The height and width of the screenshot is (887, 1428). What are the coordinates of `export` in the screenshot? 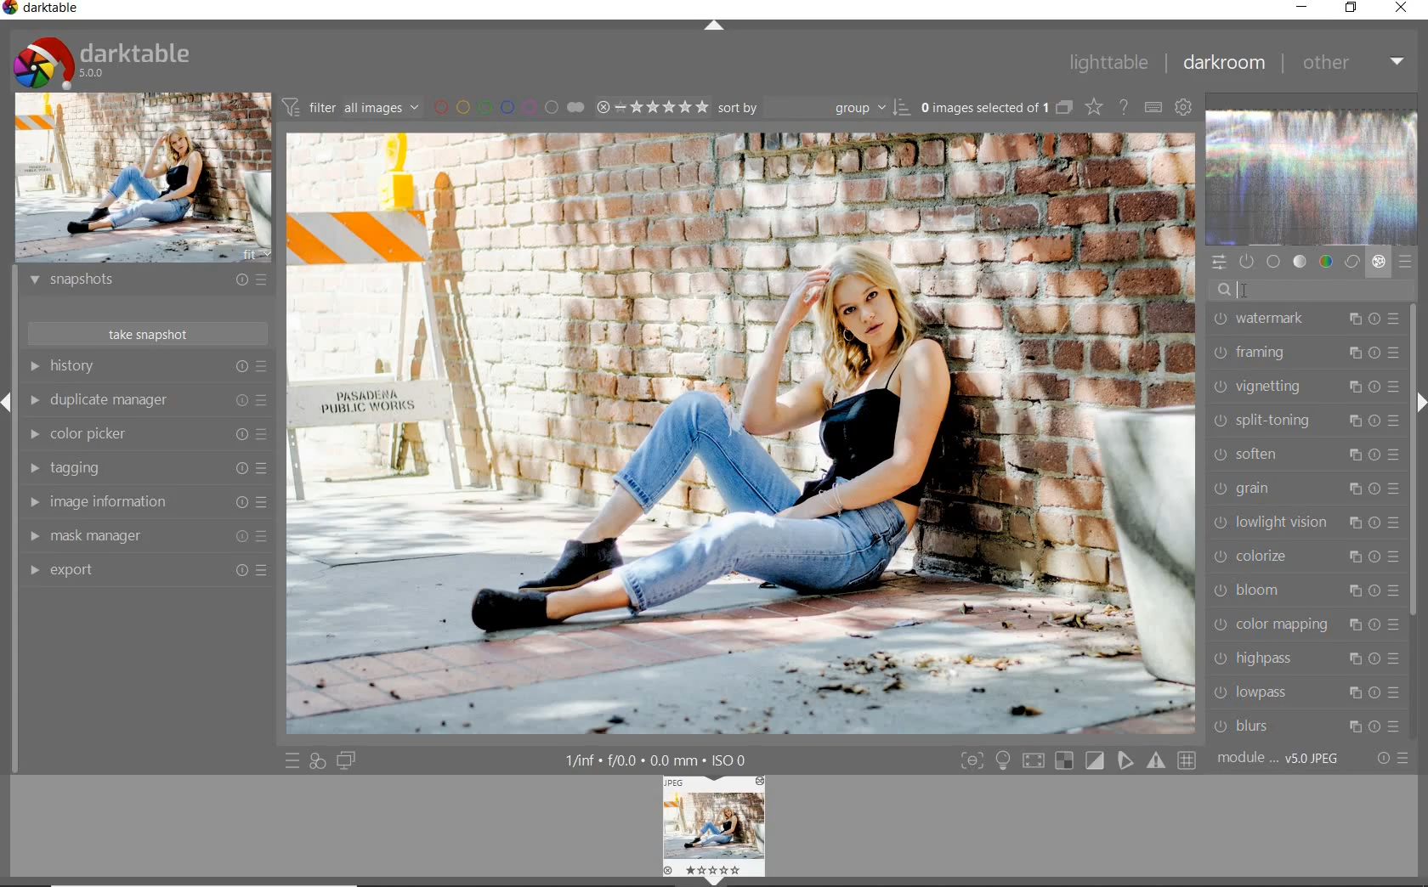 It's located at (144, 569).